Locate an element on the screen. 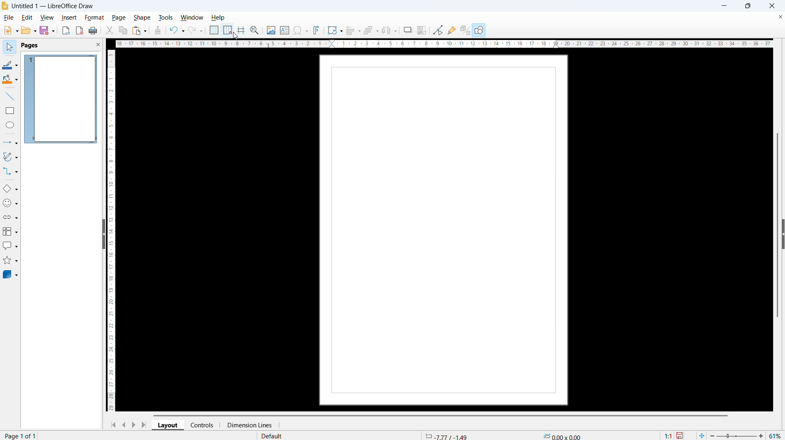 This screenshot has width=785, height=440. save  is located at coordinates (681, 435).